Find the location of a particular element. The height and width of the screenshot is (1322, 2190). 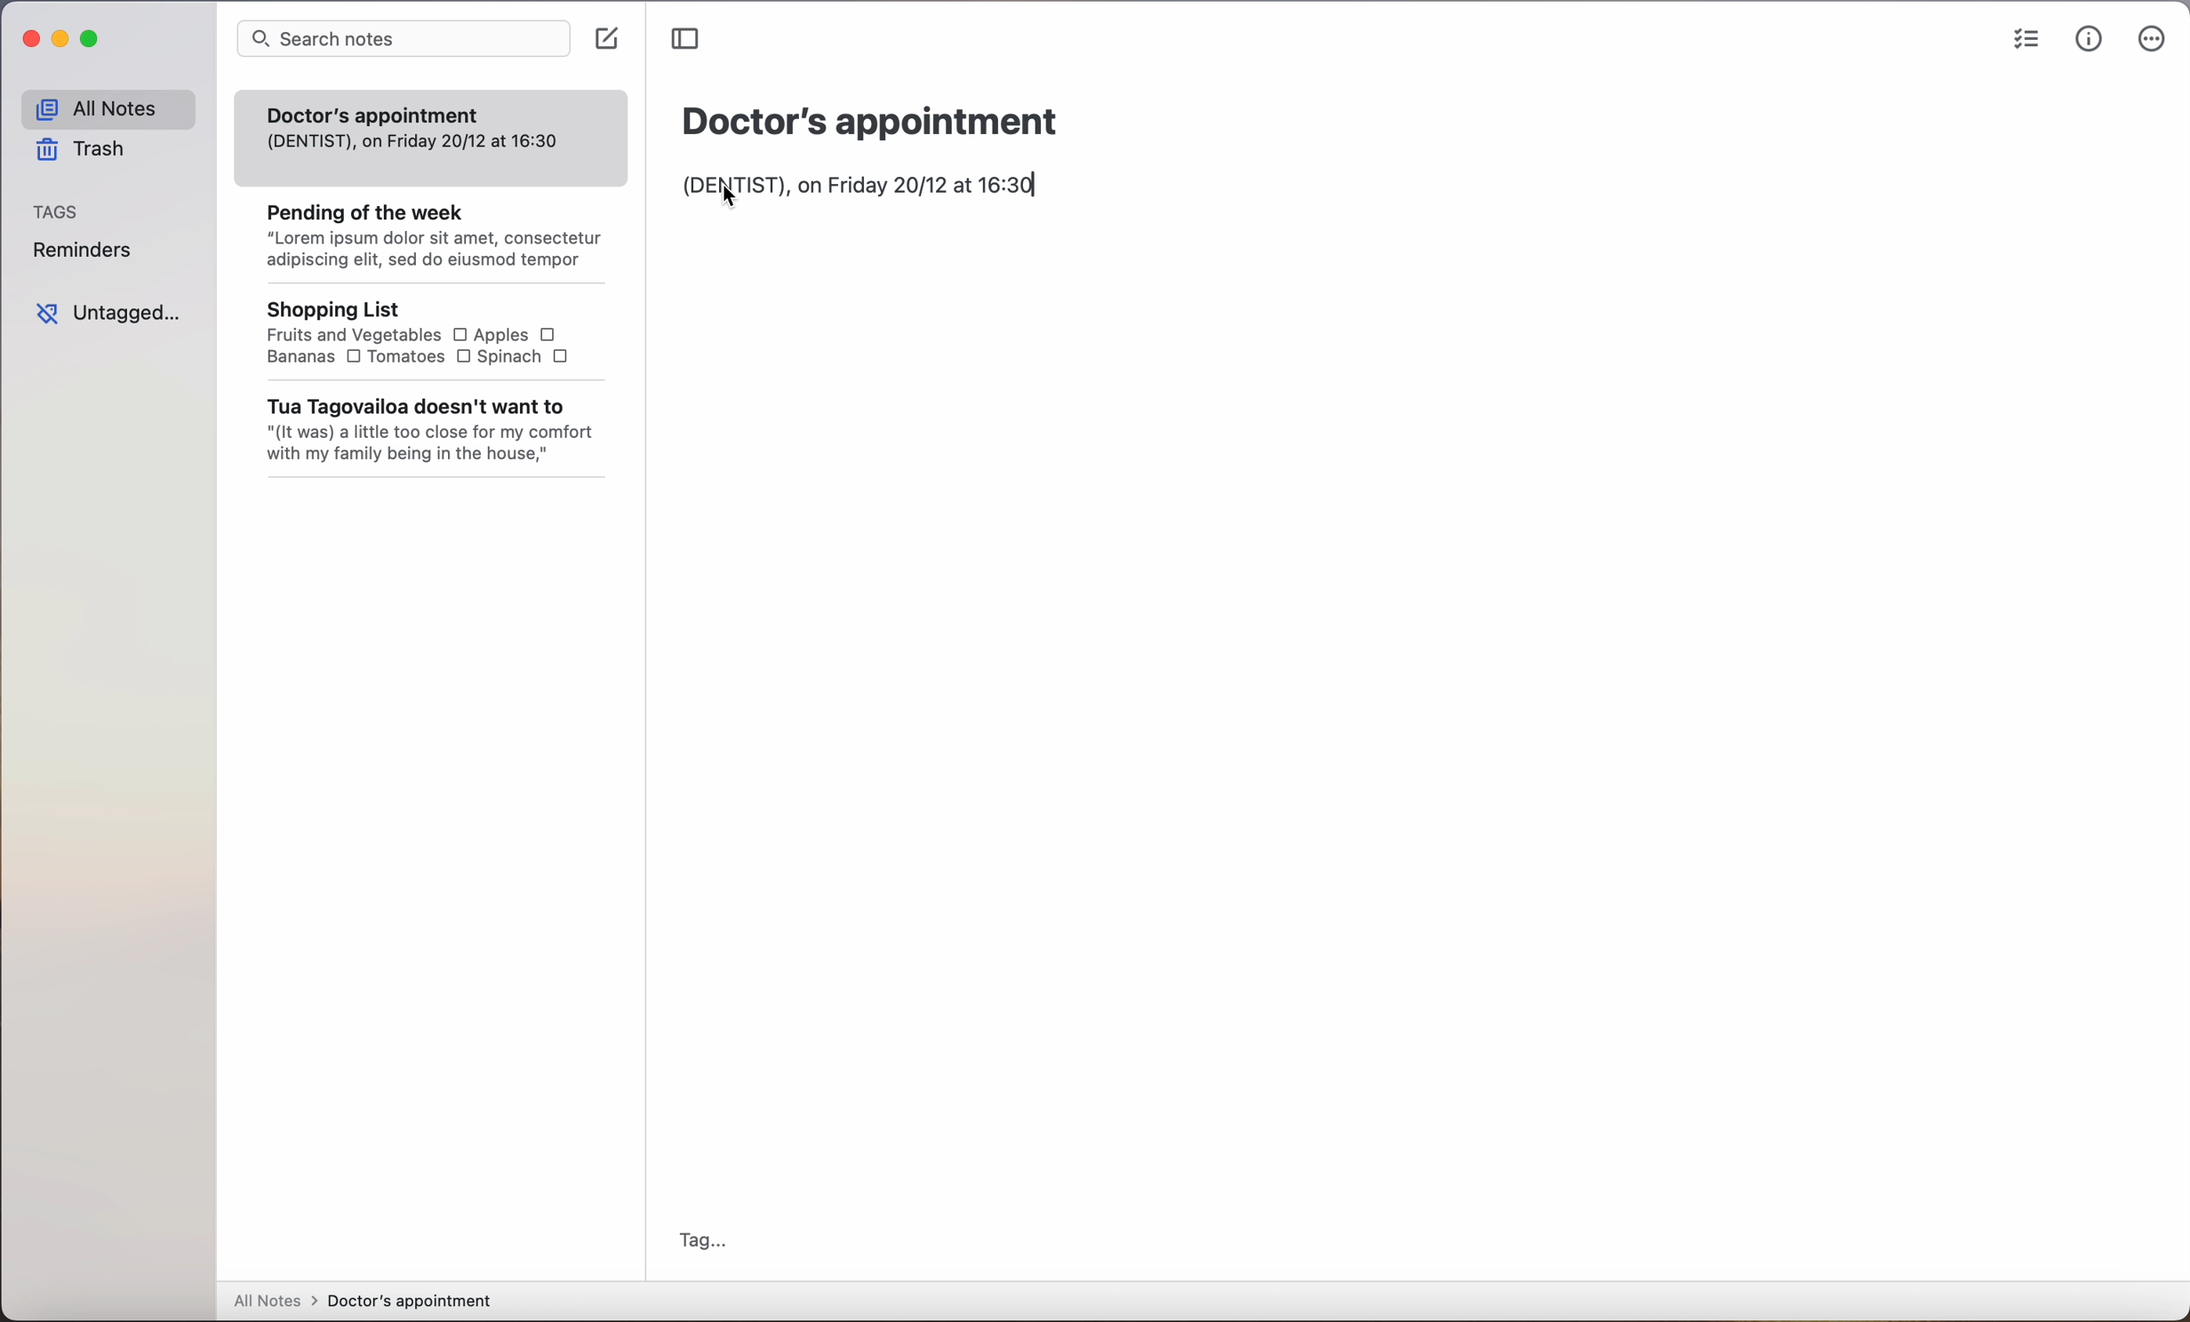

maximize is located at coordinates (93, 40).